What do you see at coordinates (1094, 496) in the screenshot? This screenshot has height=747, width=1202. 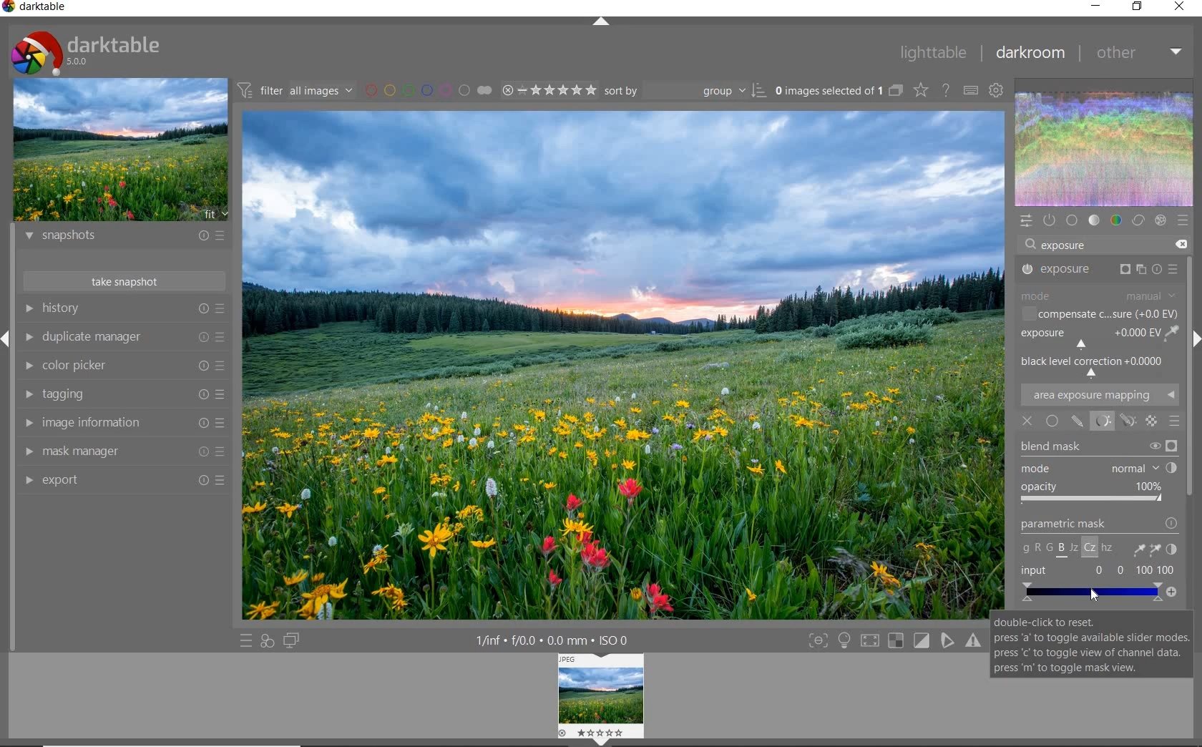 I see `opacity` at bounding box center [1094, 496].